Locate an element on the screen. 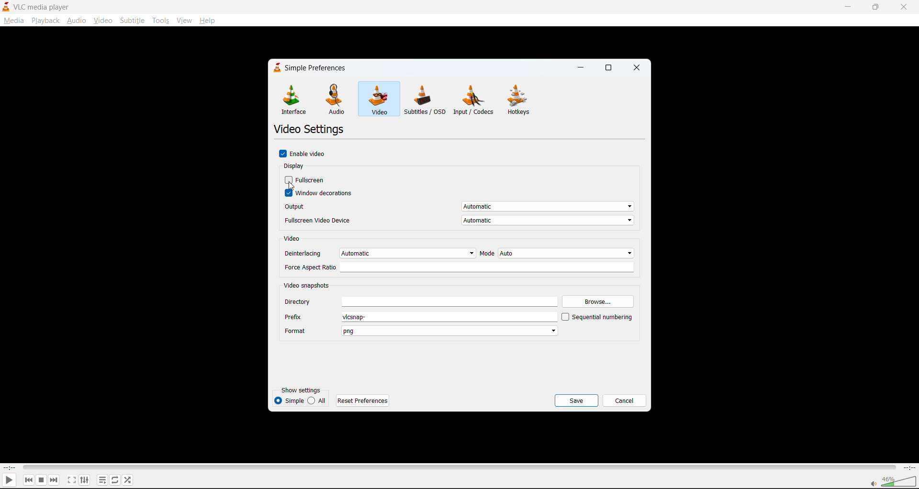  loop is located at coordinates (113, 479).